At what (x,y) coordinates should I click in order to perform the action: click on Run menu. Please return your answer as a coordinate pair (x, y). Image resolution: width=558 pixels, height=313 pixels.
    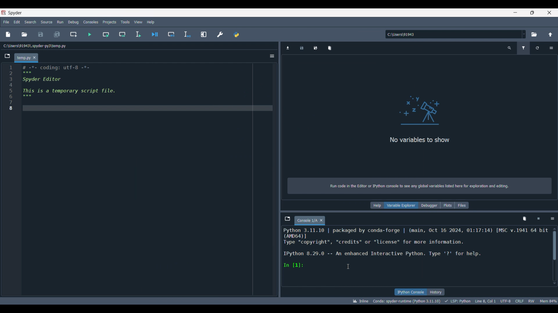
    Looking at the image, I should click on (60, 22).